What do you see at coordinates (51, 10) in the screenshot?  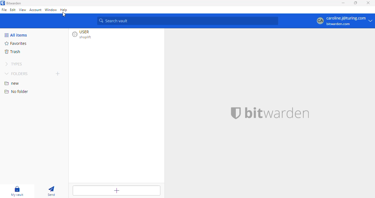 I see `window` at bounding box center [51, 10].